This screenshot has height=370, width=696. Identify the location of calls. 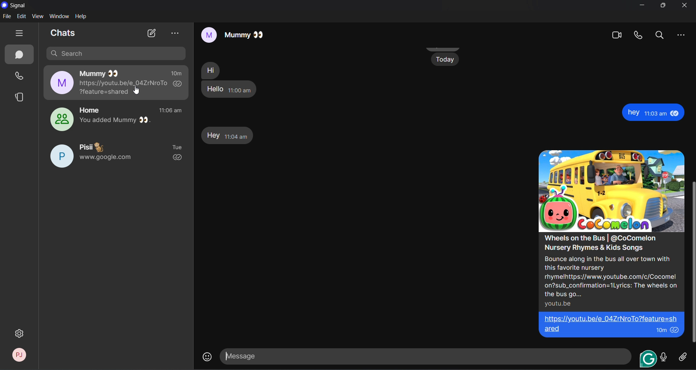
(20, 76).